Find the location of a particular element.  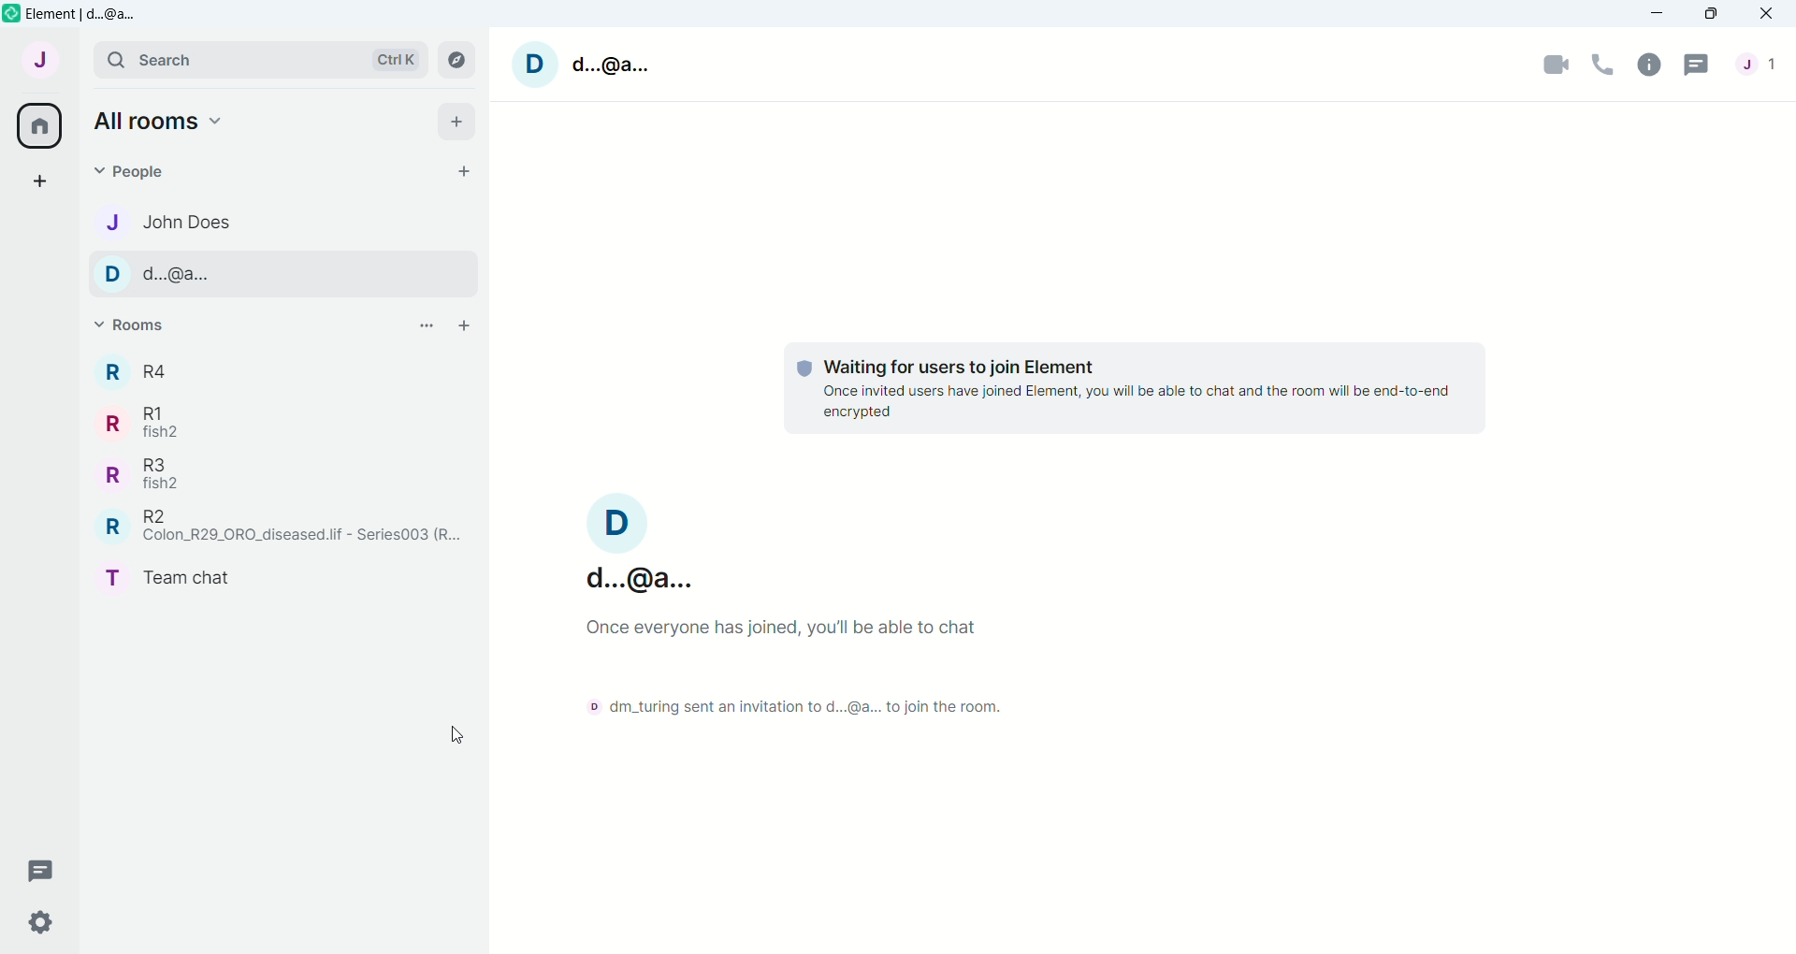

Minimize is located at coordinates (1655, 13).